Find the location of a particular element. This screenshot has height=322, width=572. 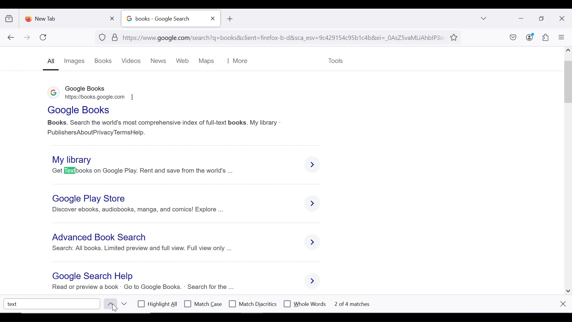

books is located at coordinates (103, 61).